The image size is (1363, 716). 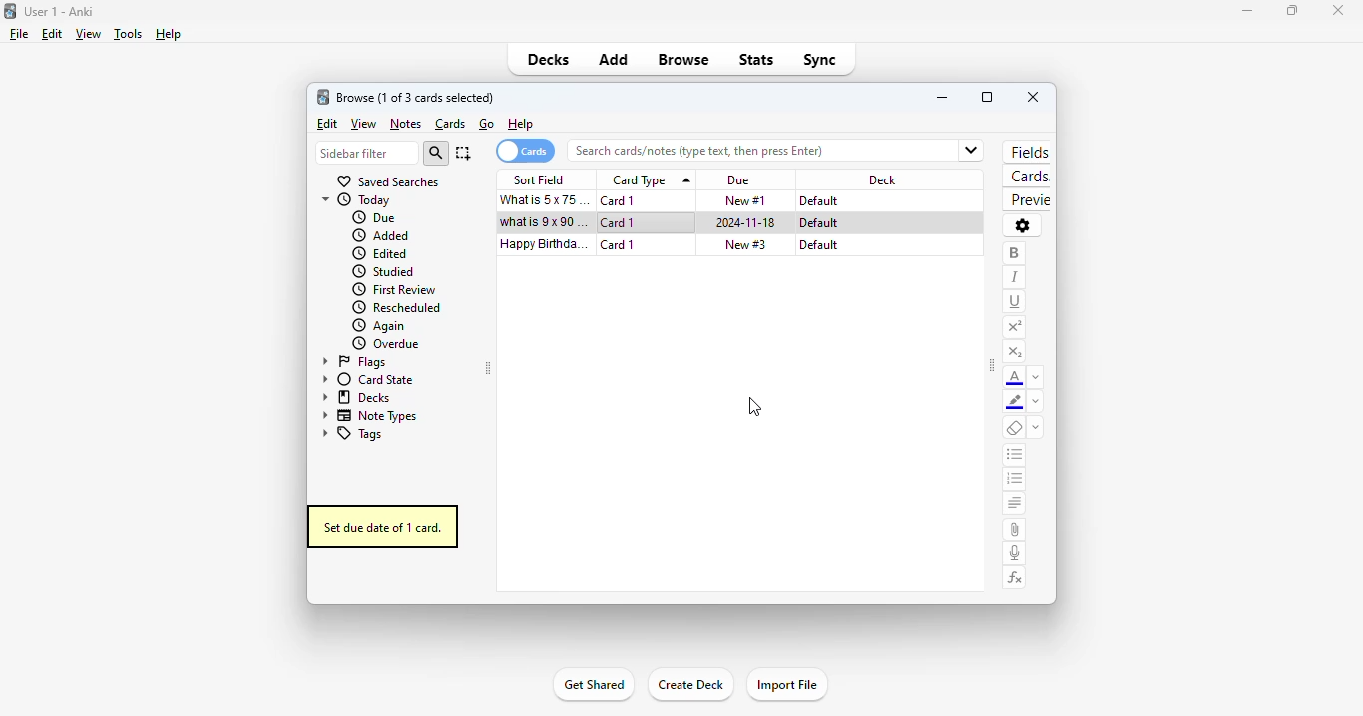 What do you see at coordinates (620, 223) in the screenshot?
I see `card 1` at bounding box center [620, 223].